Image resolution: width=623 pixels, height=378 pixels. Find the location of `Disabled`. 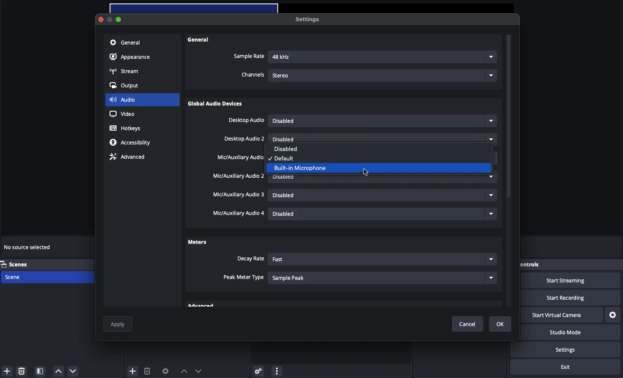

Disabled is located at coordinates (383, 215).